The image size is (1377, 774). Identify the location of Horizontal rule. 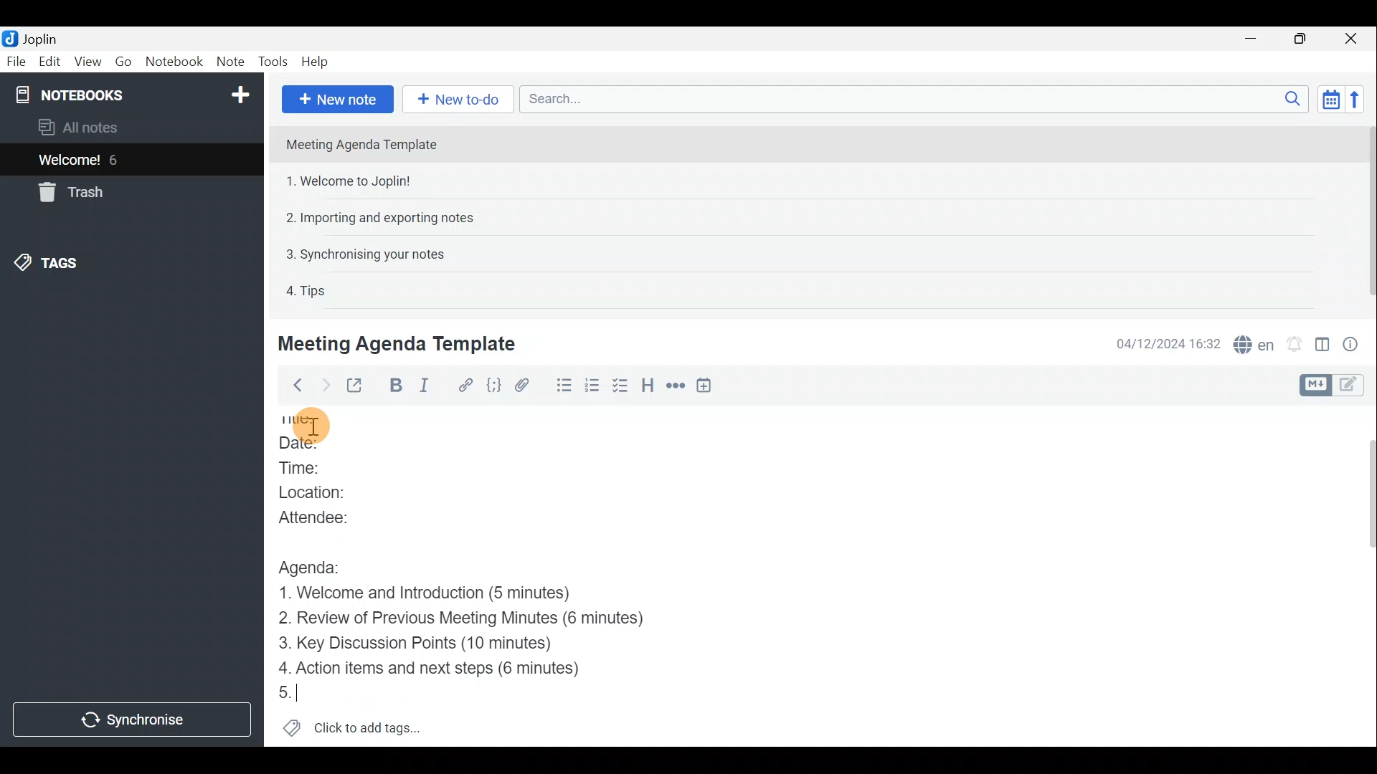
(676, 388).